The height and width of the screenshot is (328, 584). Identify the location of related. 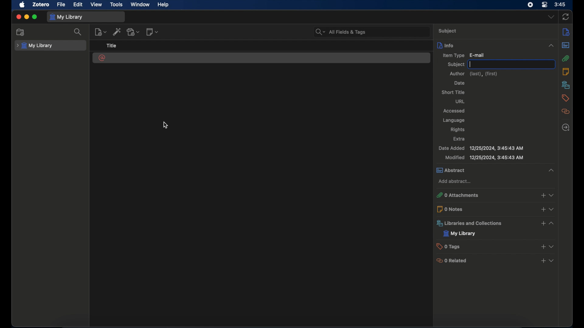
(566, 111).